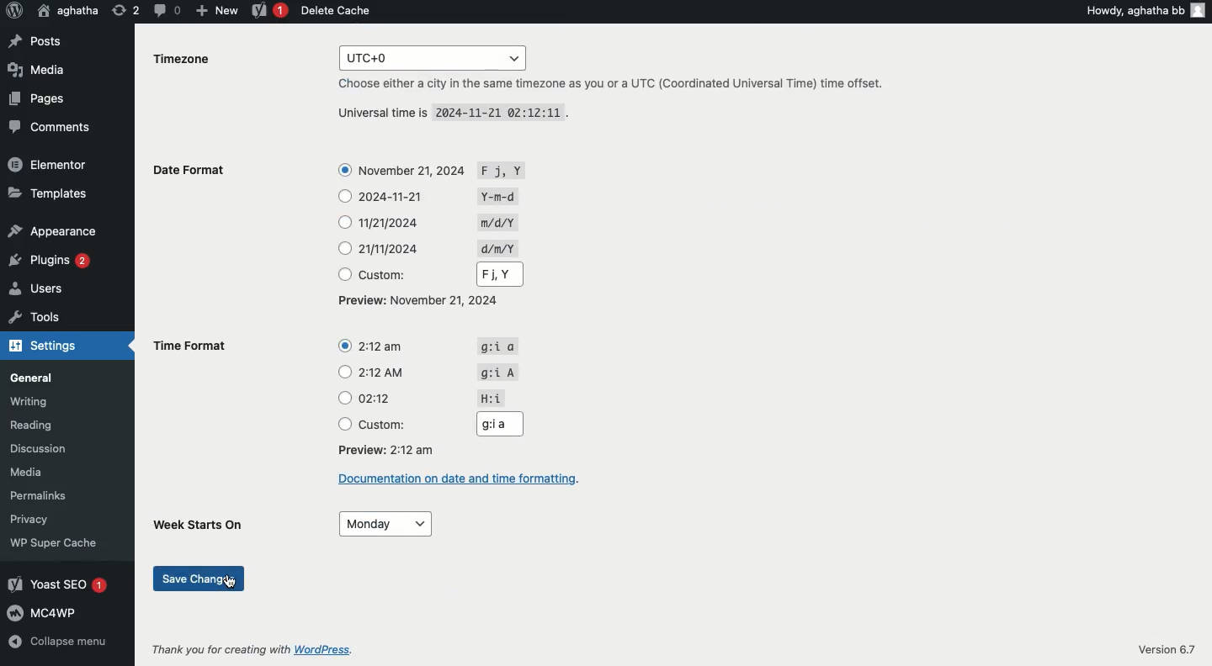 The width and height of the screenshot is (1212, 666). I want to click on Timezone, so click(183, 60).